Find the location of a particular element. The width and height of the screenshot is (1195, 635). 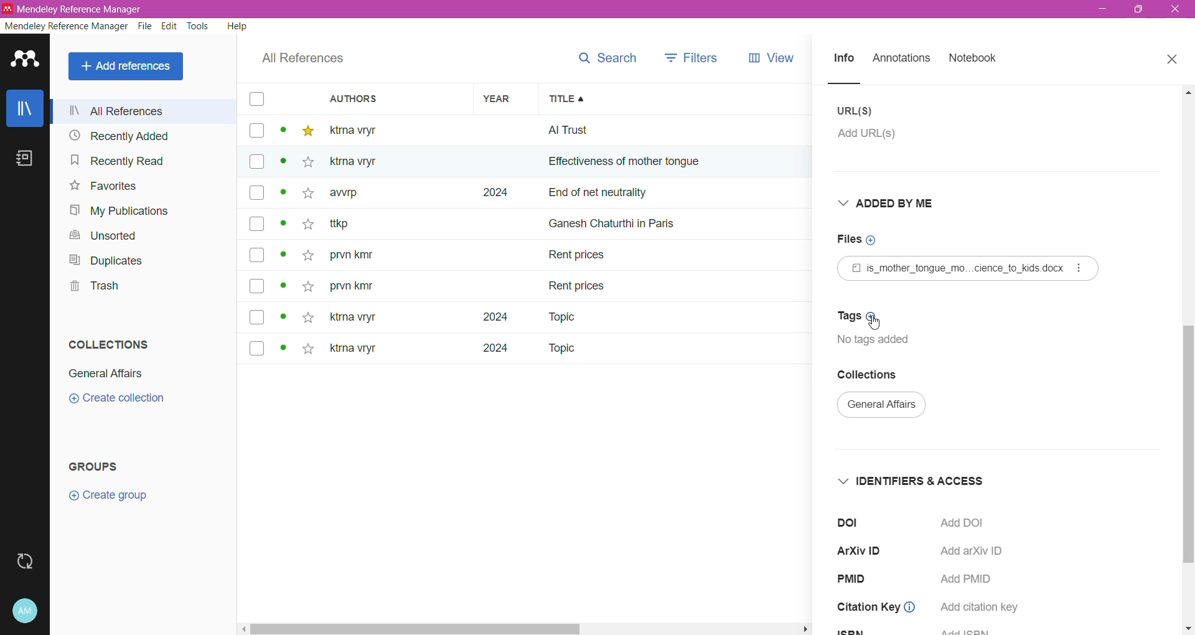

Mendeley Reference Manager is located at coordinates (66, 26).